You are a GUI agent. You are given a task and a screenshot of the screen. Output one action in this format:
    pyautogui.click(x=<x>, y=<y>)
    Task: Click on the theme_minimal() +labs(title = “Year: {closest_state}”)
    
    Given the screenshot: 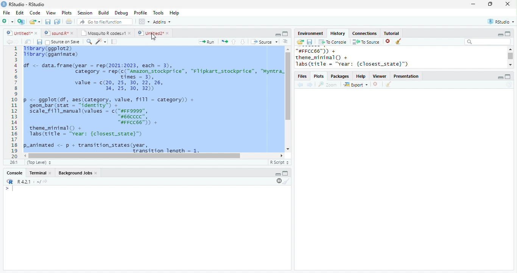 What is the action you would take?
    pyautogui.click(x=89, y=132)
    